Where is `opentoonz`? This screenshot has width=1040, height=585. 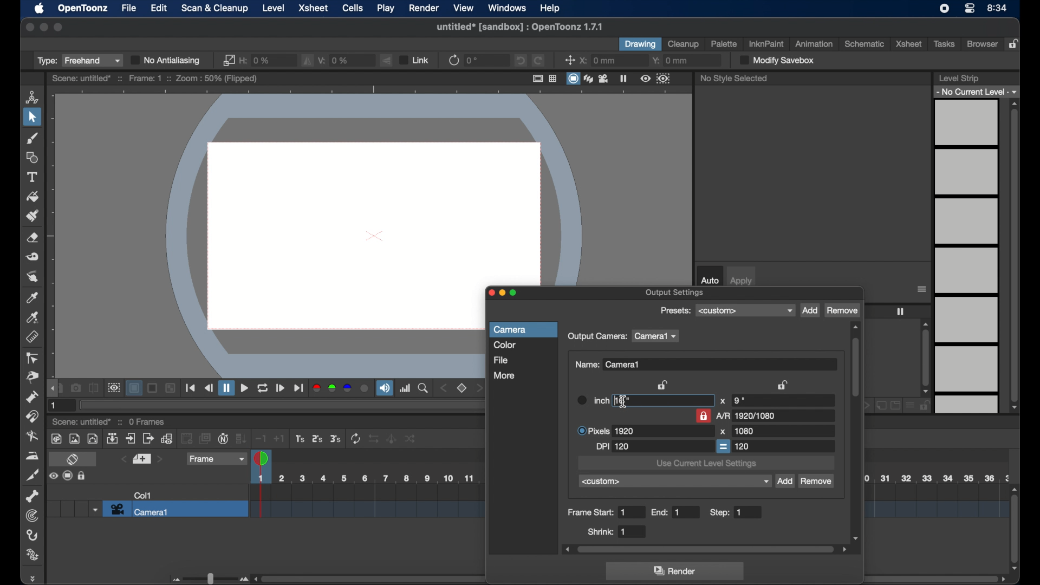 opentoonz is located at coordinates (84, 9).